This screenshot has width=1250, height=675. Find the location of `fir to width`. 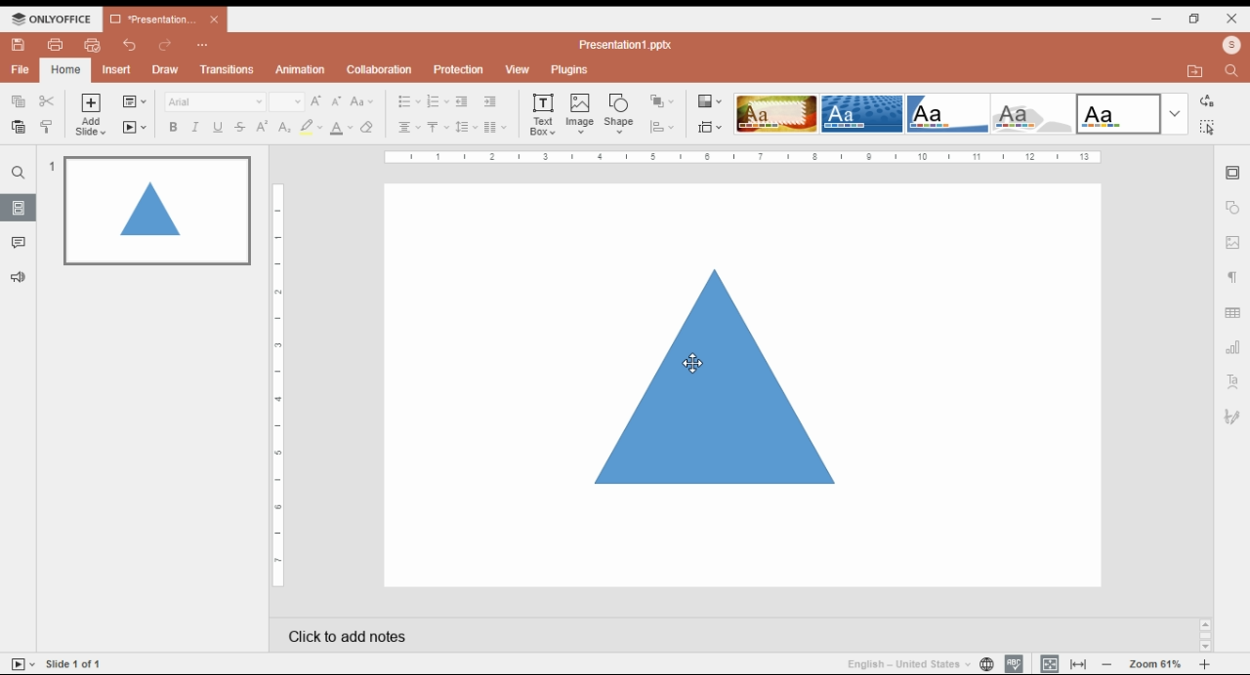

fir to width is located at coordinates (1078, 664).